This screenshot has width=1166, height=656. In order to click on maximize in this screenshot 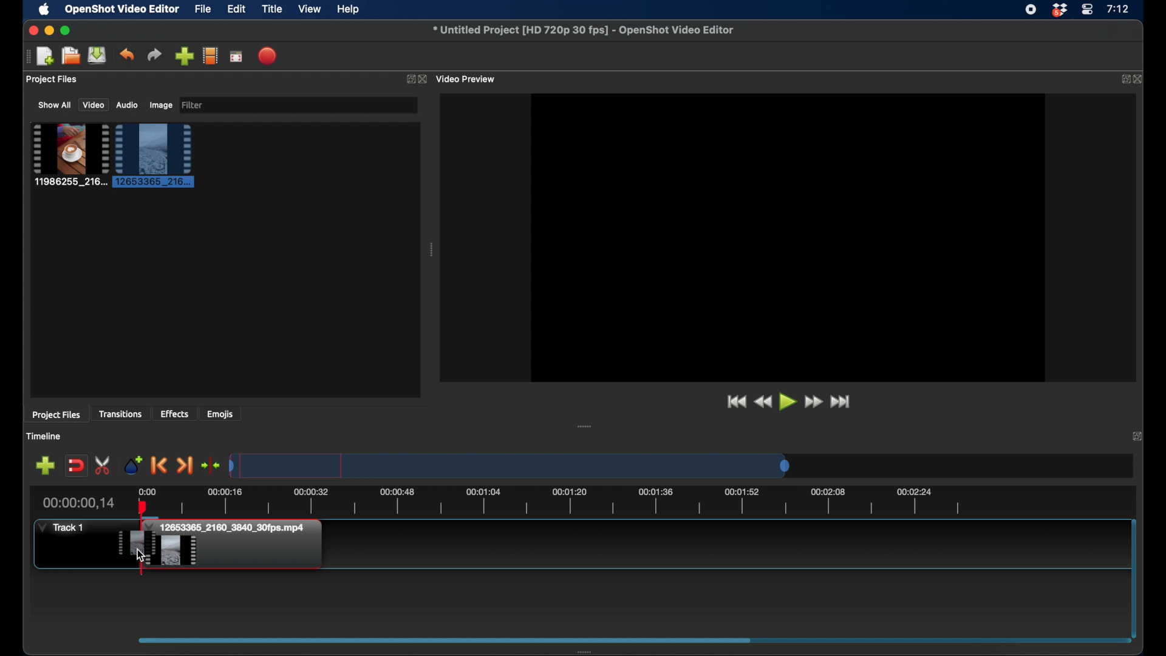, I will do `click(66, 31)`.